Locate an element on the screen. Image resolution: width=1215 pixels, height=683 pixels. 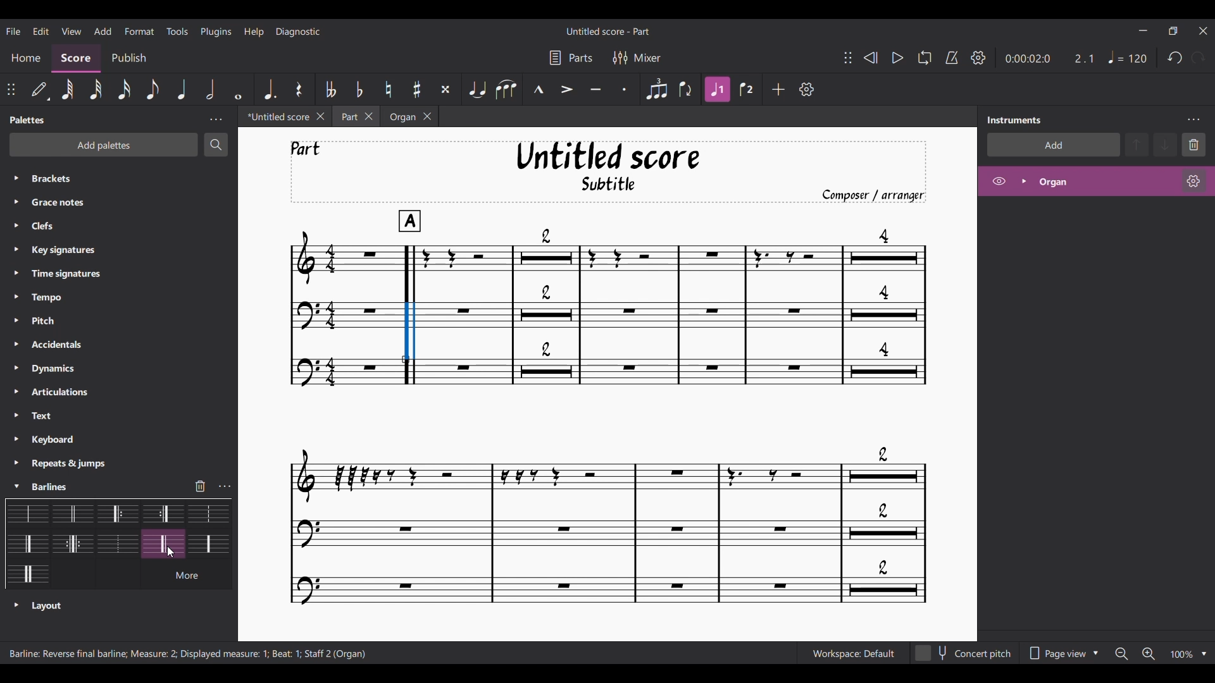
Palette panel settings is located at coordinates (216, 120).